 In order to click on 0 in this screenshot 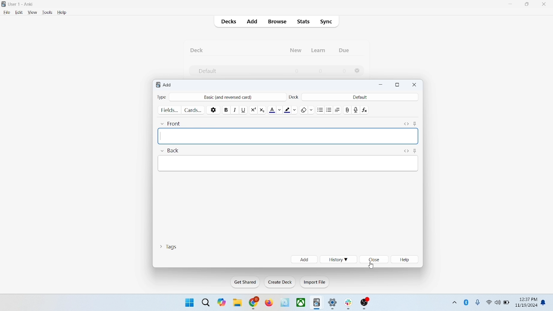, I will do `click(297, 71)`.